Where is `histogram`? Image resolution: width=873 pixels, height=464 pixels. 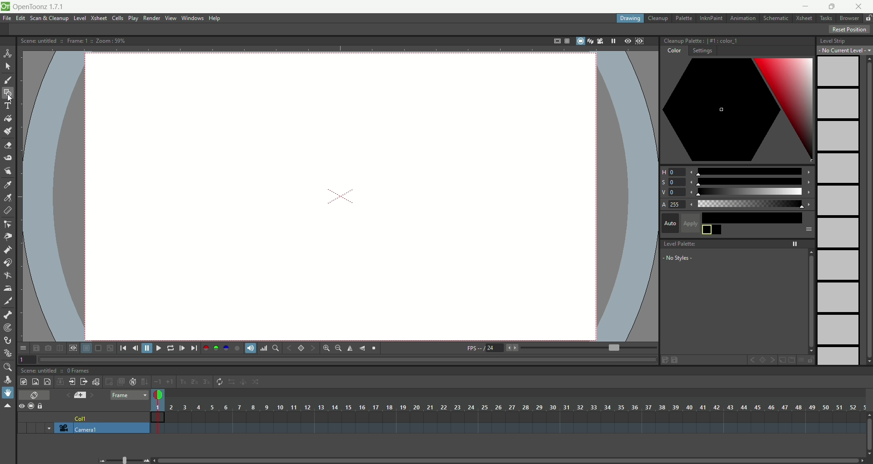
histogram is located at coordinates (264, 348).